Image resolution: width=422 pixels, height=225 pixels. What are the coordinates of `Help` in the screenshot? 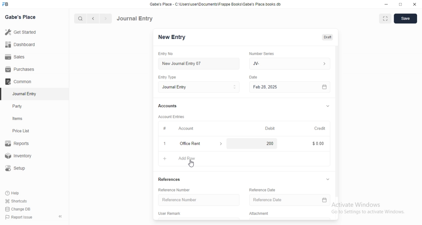 It's located at (14, 193).